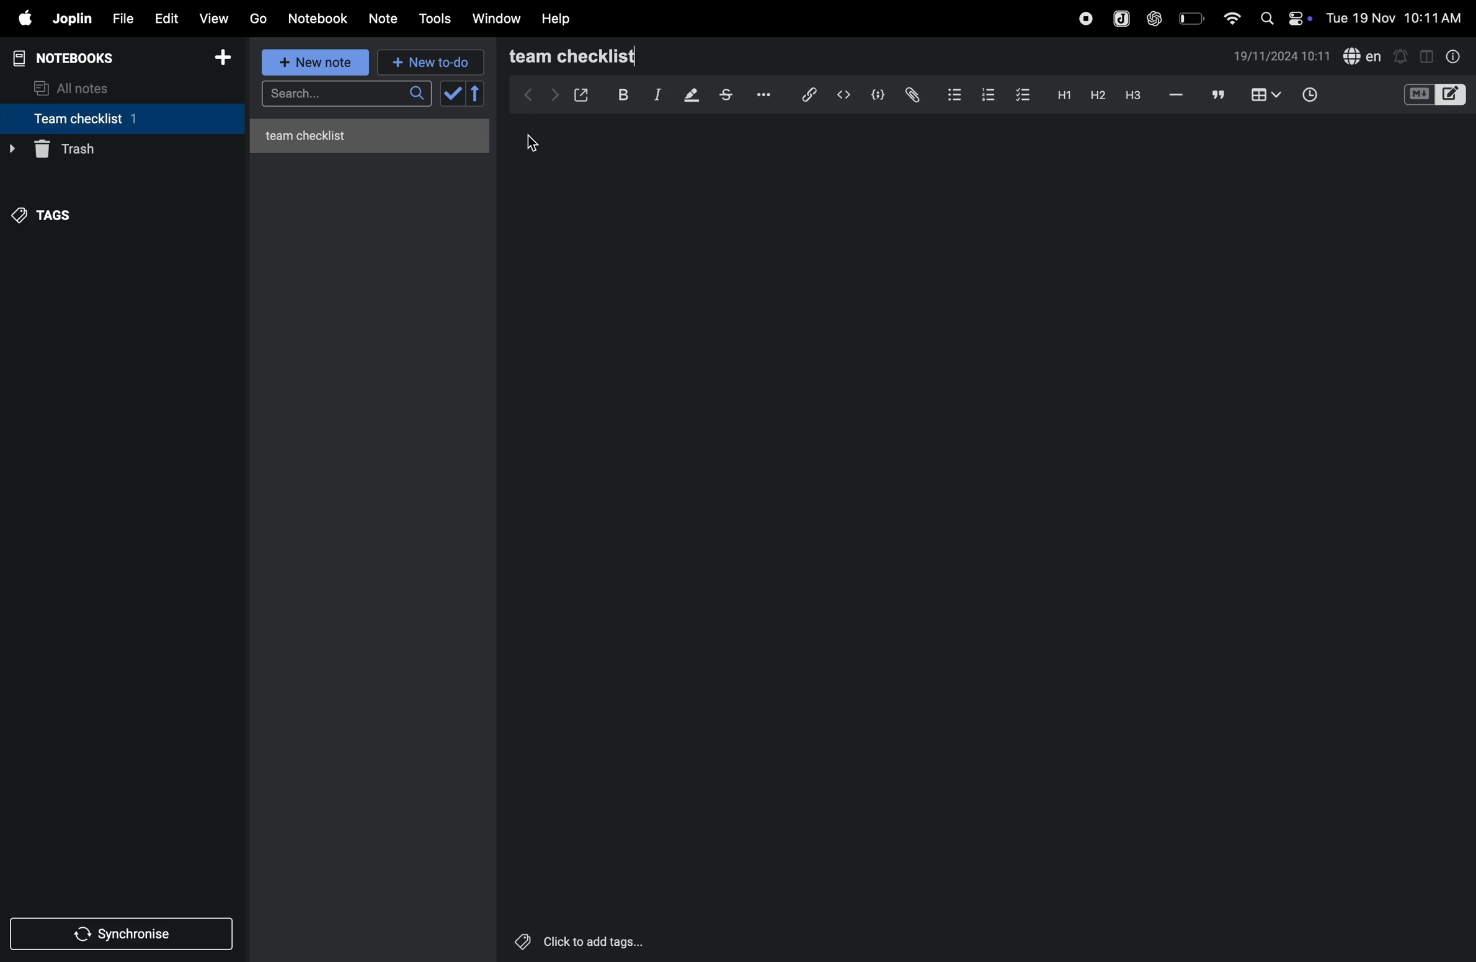 Image resolution: width=1476 pixels, height=962 pixels. I want to click on date and time, so click(1283, 58).